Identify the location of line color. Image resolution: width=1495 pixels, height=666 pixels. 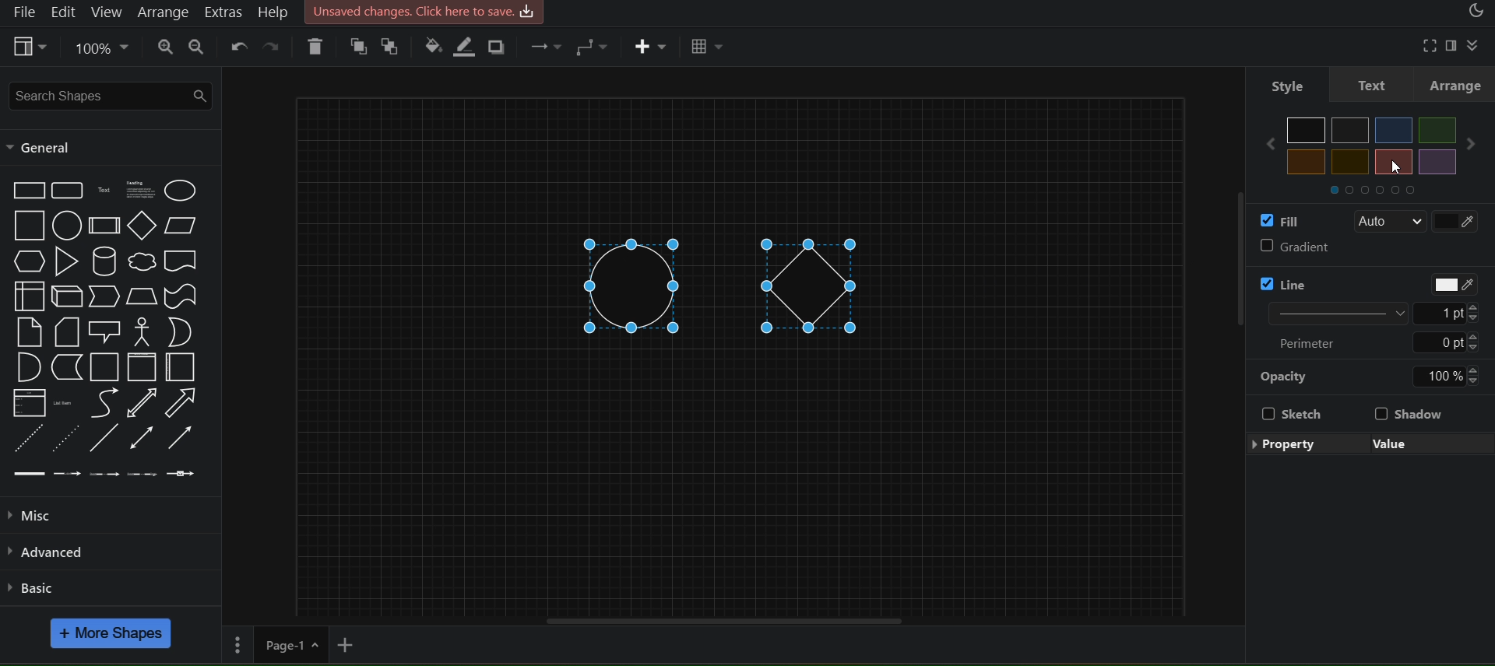
(467, 47).